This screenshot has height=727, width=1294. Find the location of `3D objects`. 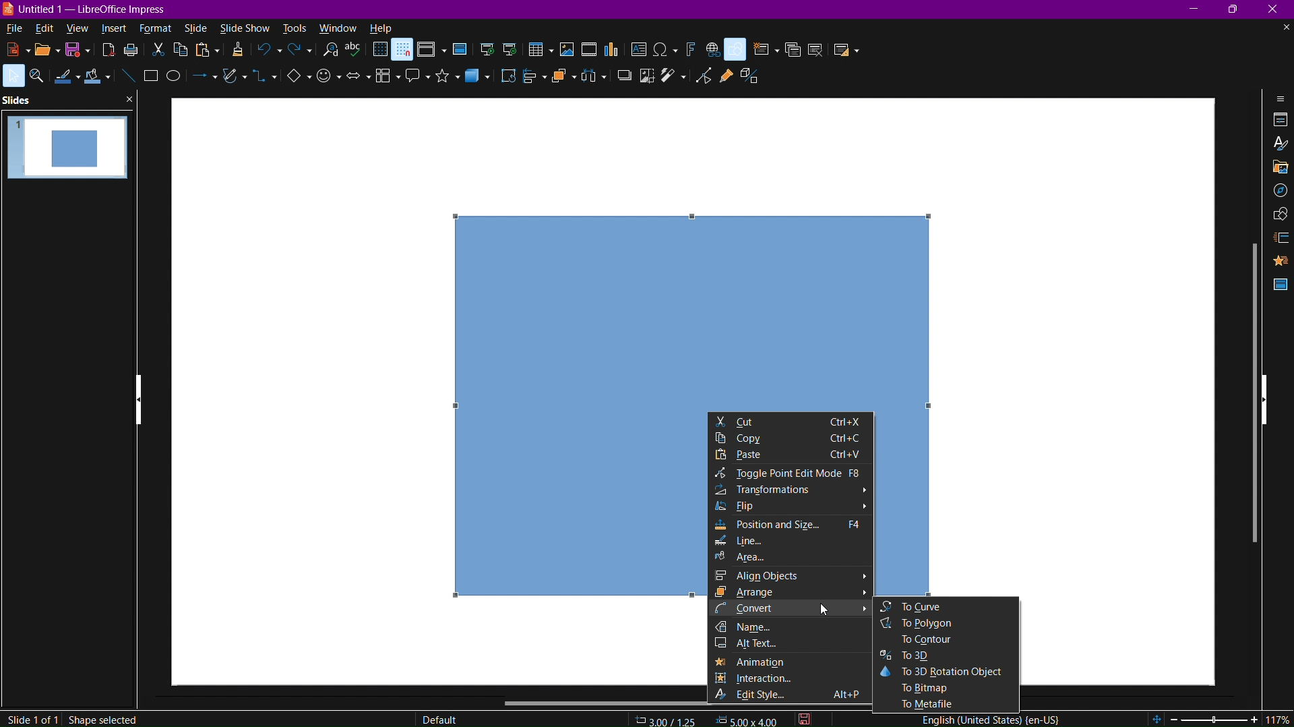

3D objects is located at coordinates (482, 82).